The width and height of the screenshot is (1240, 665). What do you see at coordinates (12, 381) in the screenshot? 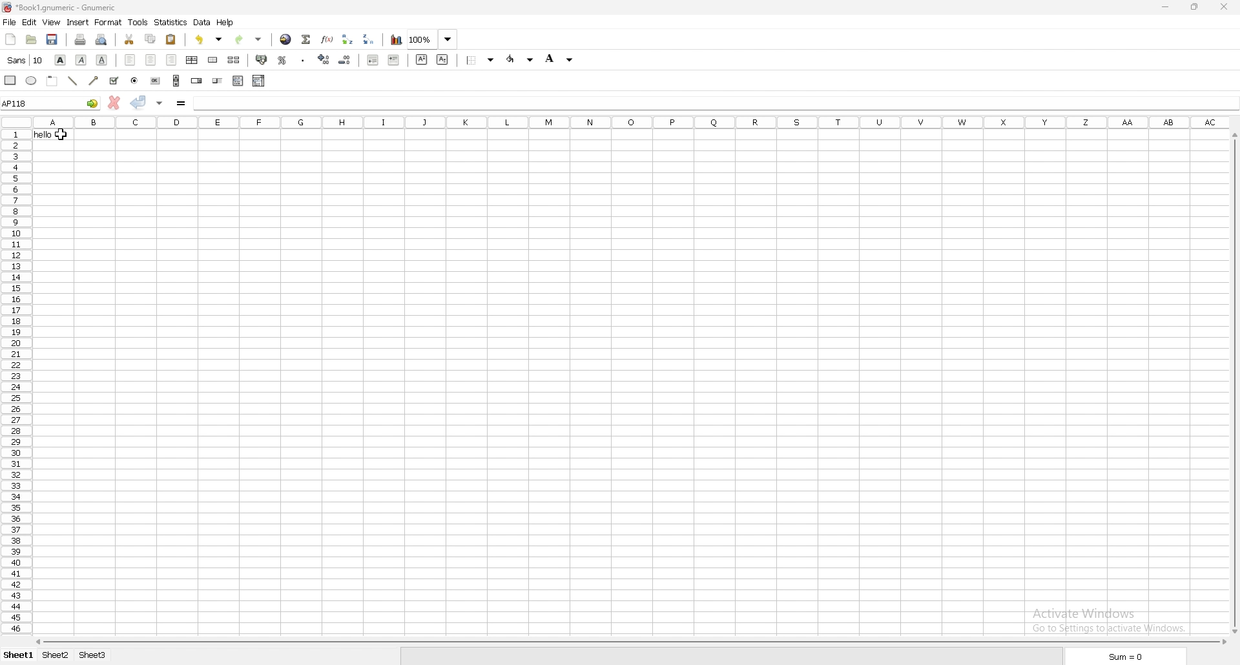
I see `rows` at bounding box center [12, 381].